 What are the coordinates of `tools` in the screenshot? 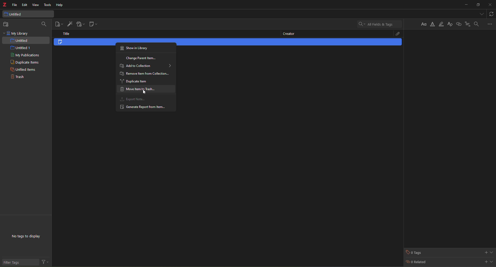 It's located at (48, 5).